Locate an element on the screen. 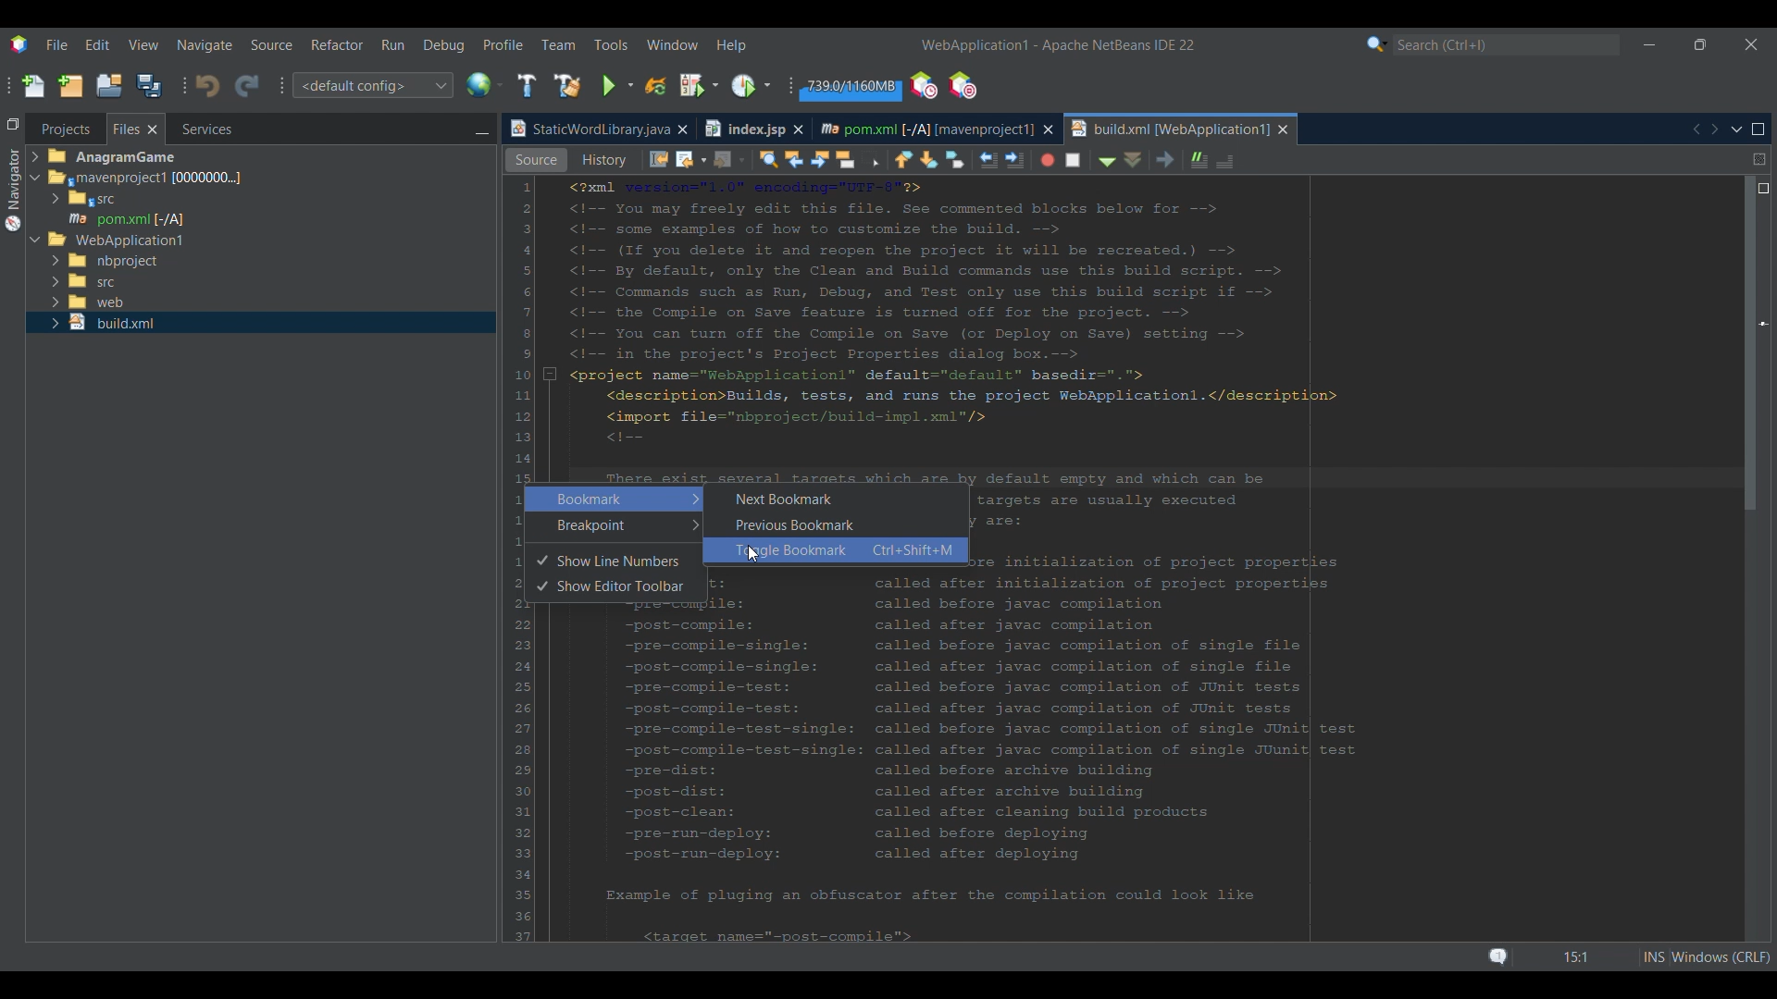  Forward options is located at coordinates (890, 159).